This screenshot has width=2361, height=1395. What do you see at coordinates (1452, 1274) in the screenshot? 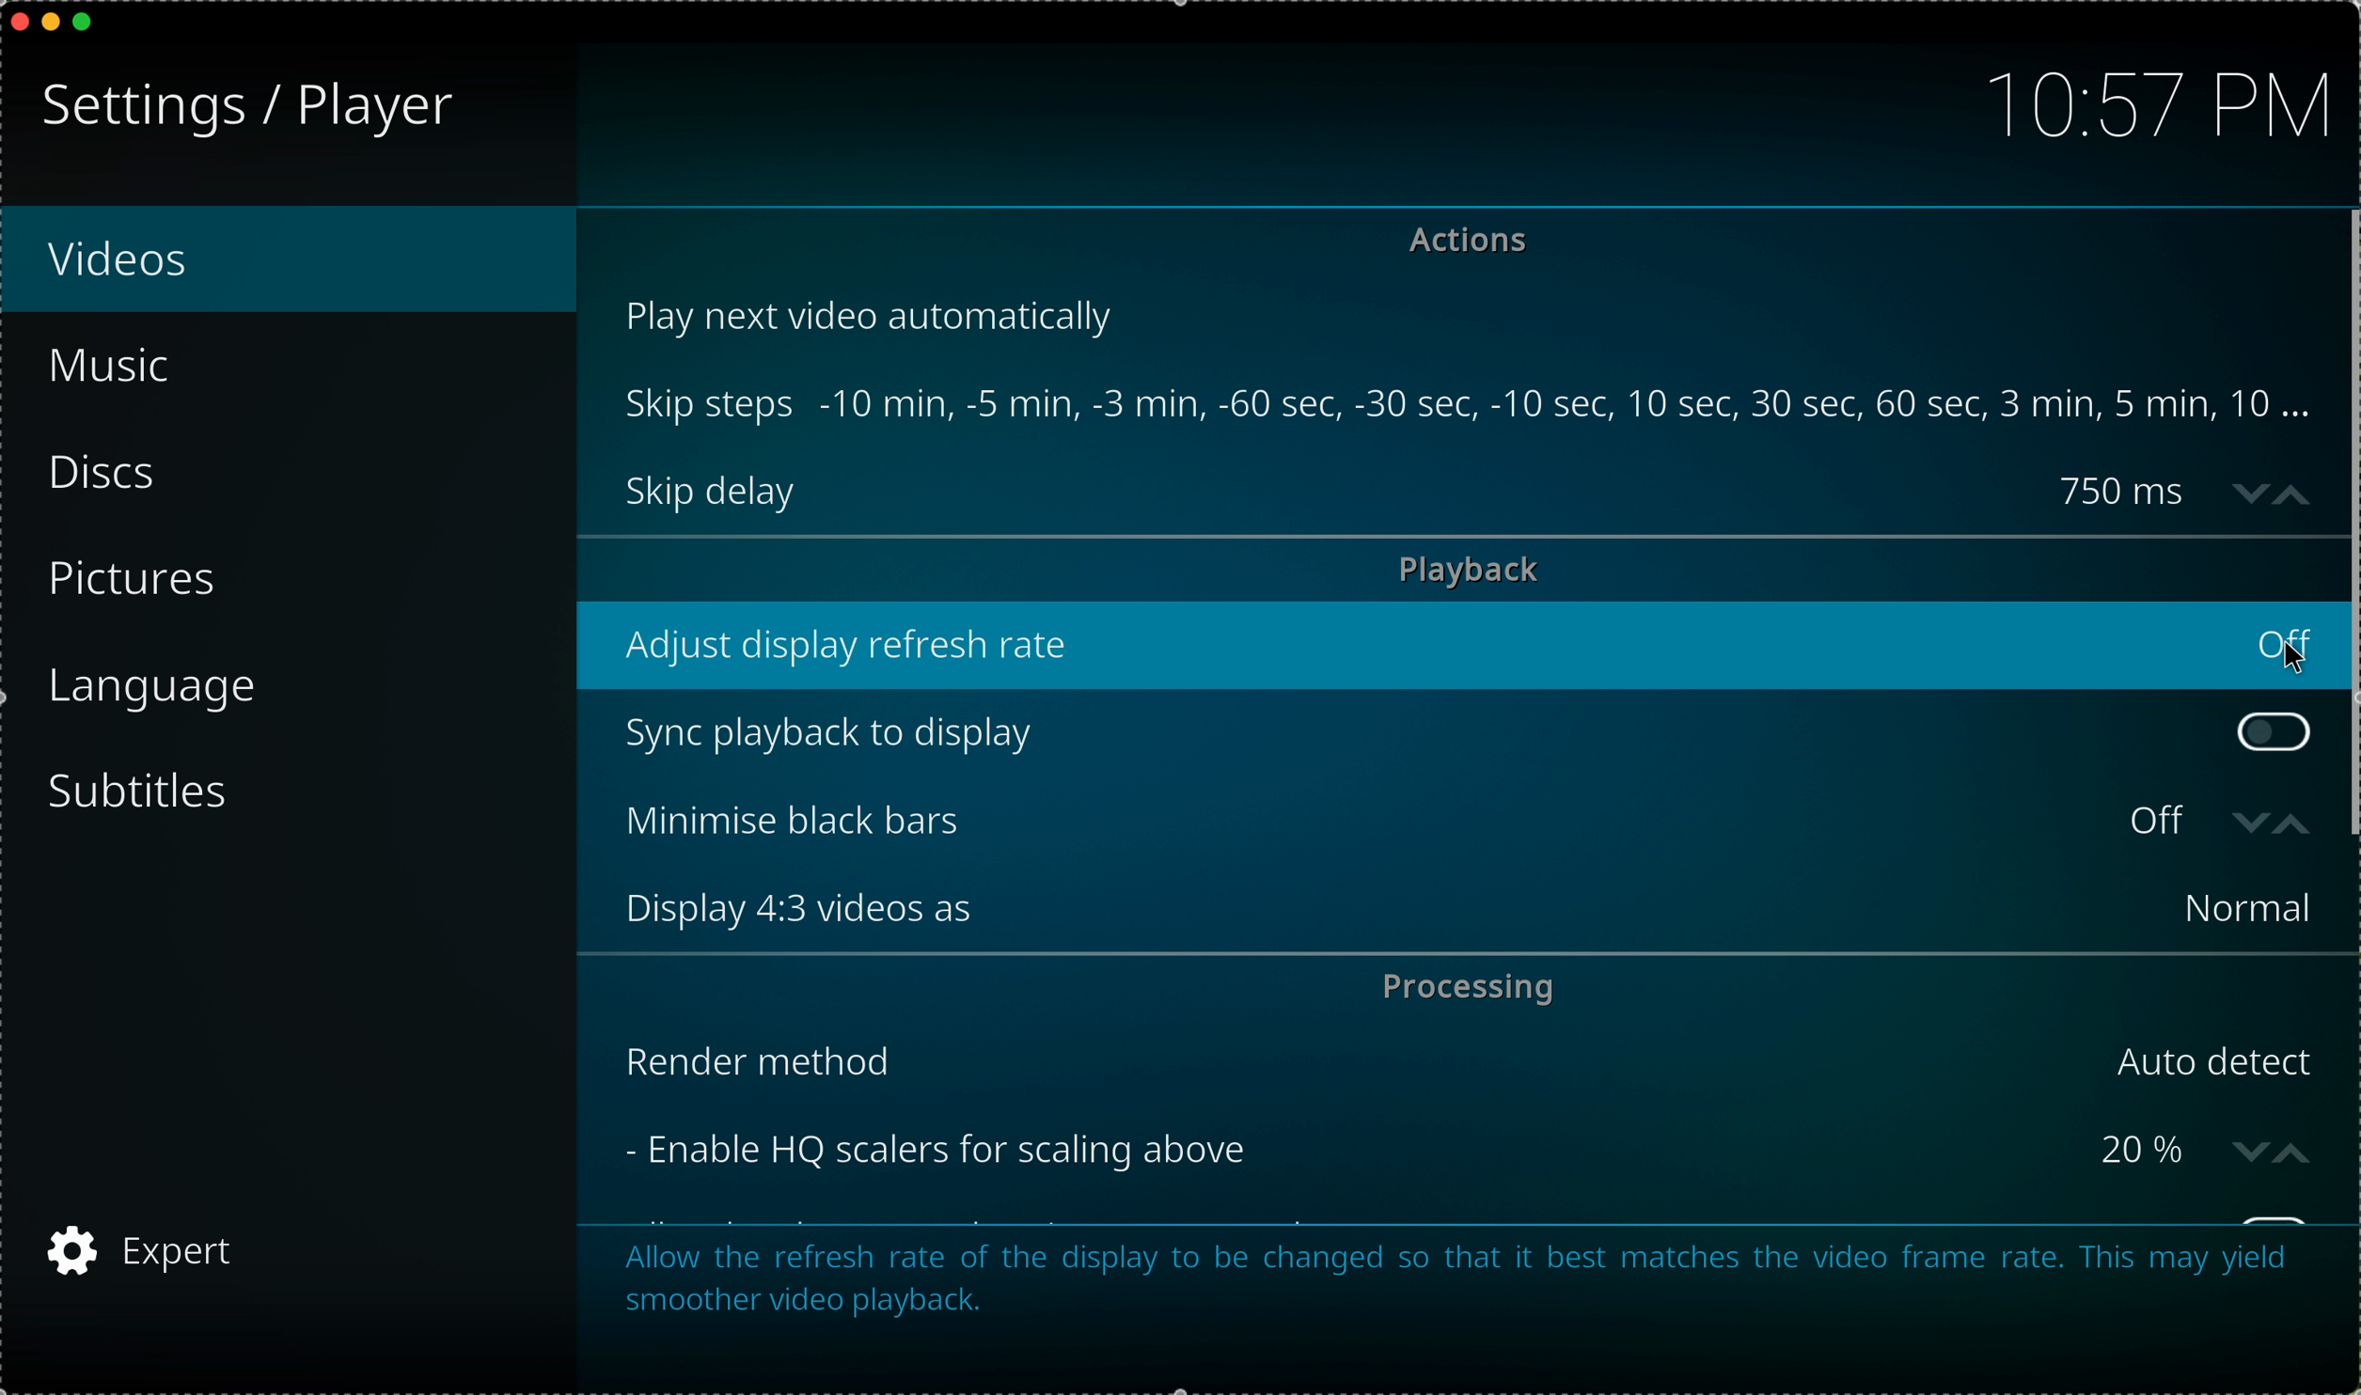
I see `Allow the refresh rate of the display to be changed so that it best matches the video frame rate. This may yield
smoother video playback.` at bounding box center [1452, 1274].